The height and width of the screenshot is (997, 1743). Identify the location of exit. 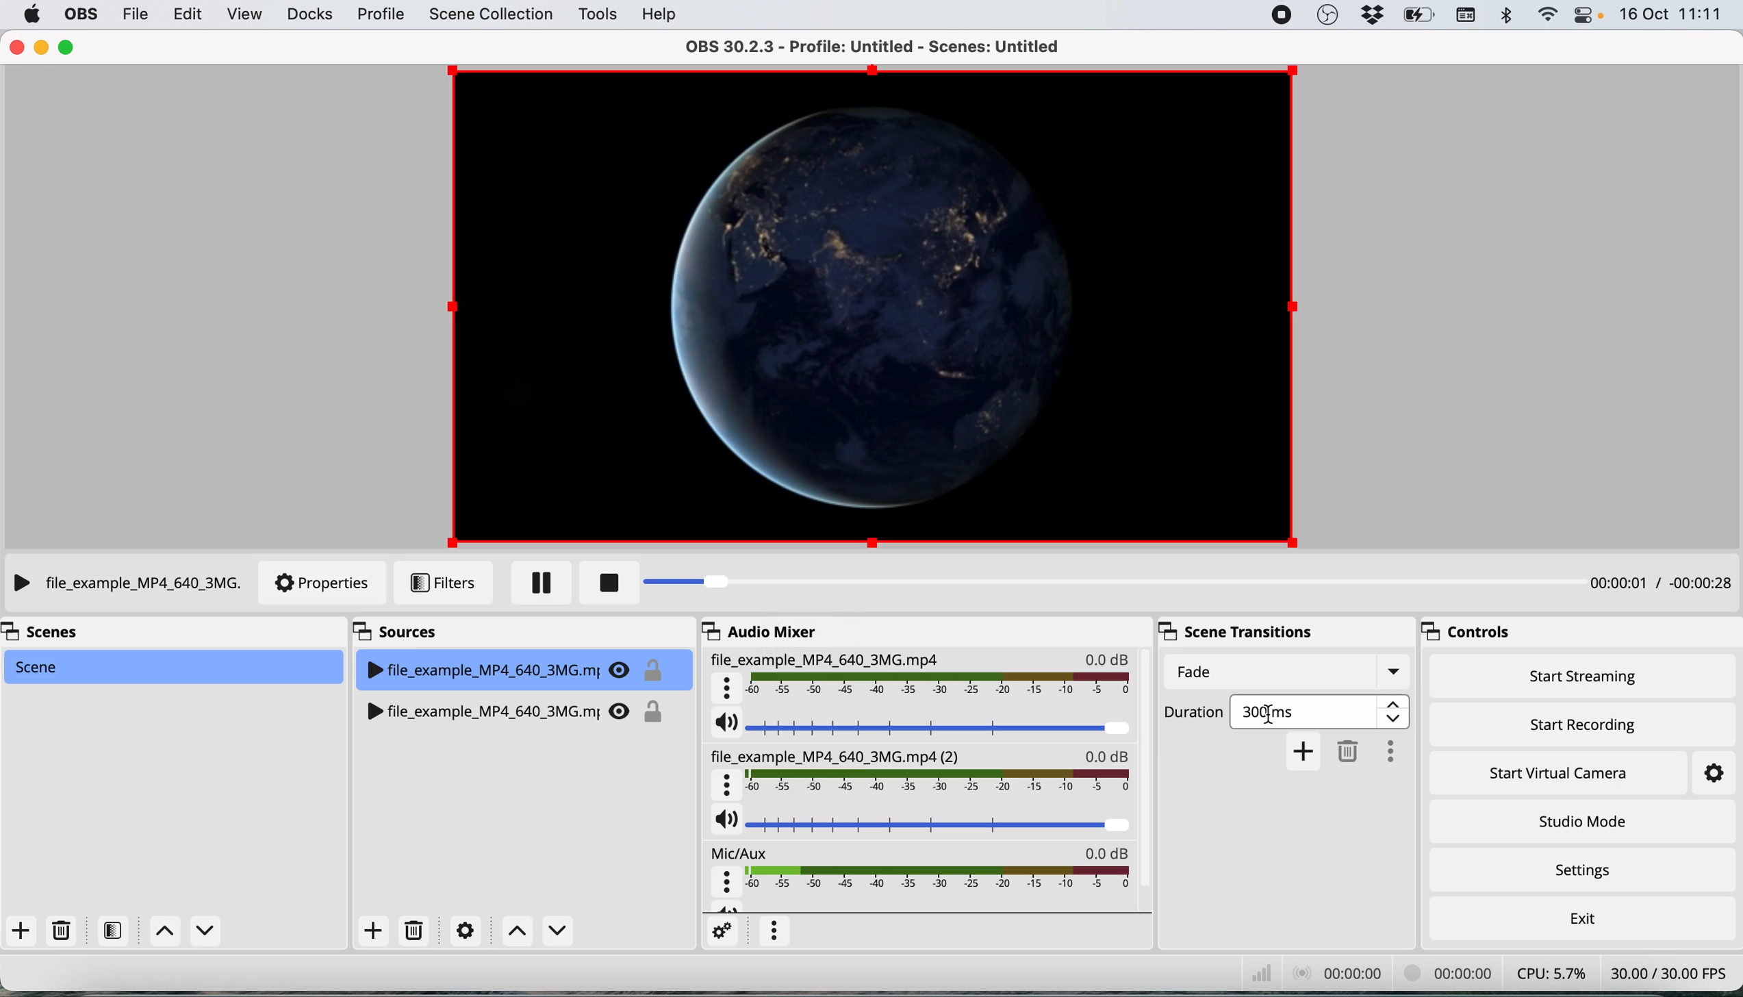
(1581, 920).